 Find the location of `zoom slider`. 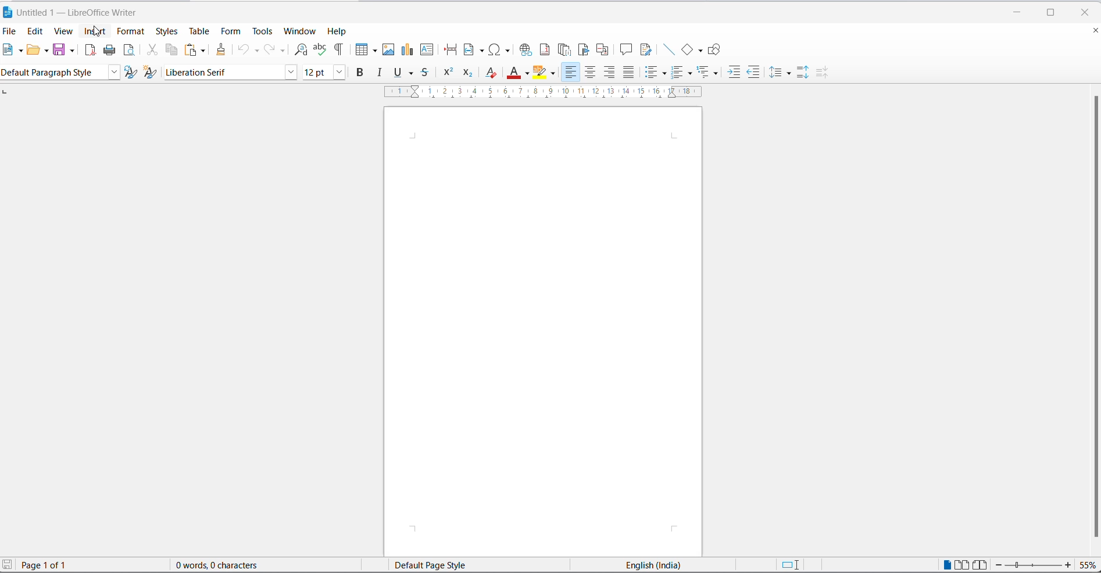

zoom slider is located at coordinates (1035, 566).